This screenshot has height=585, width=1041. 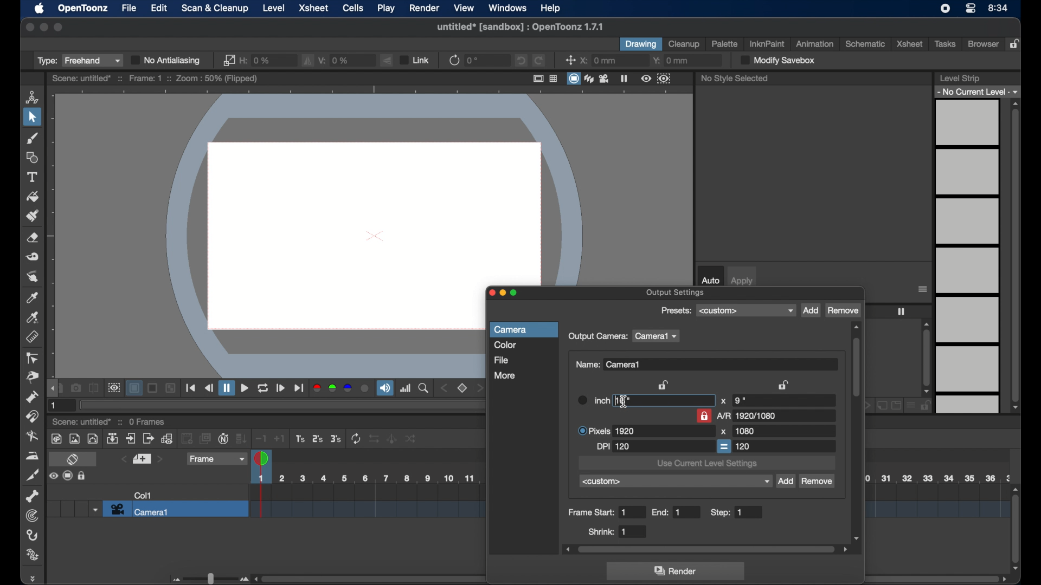 What do you see at coordinates (341, 388) in the screenshot?
I see `color channels` at bounding box center [341, 388].